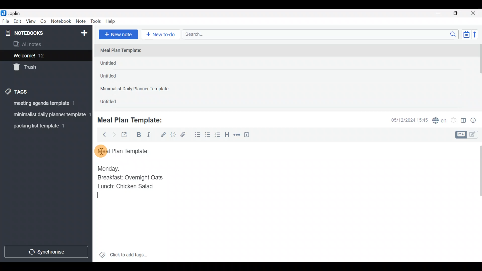  Describe the element at coordinates (477, 36) in the screenshot. I see `Reverse sort` at that location.